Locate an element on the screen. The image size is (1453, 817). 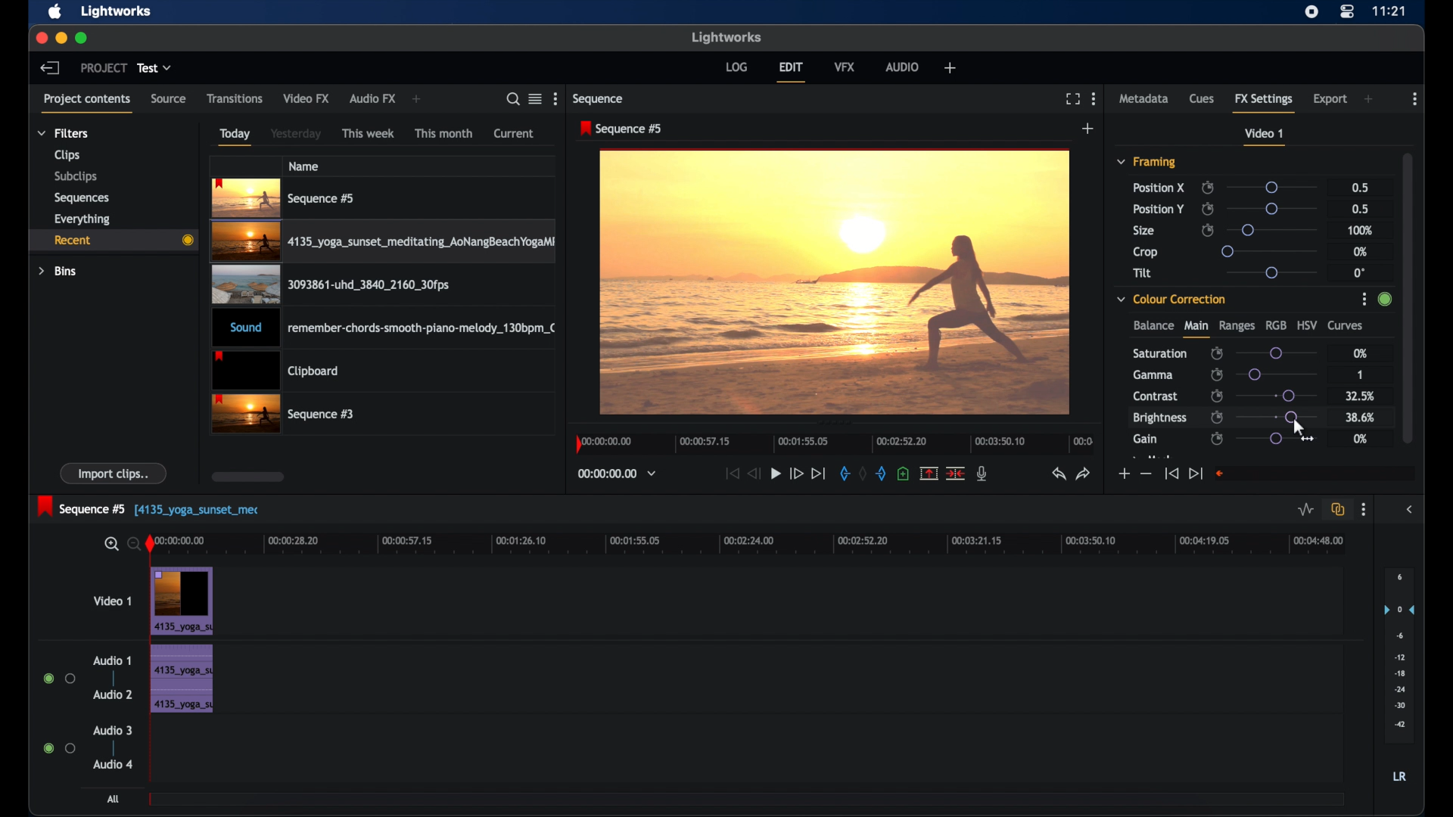
100% is located at coordinates (1361, 231).